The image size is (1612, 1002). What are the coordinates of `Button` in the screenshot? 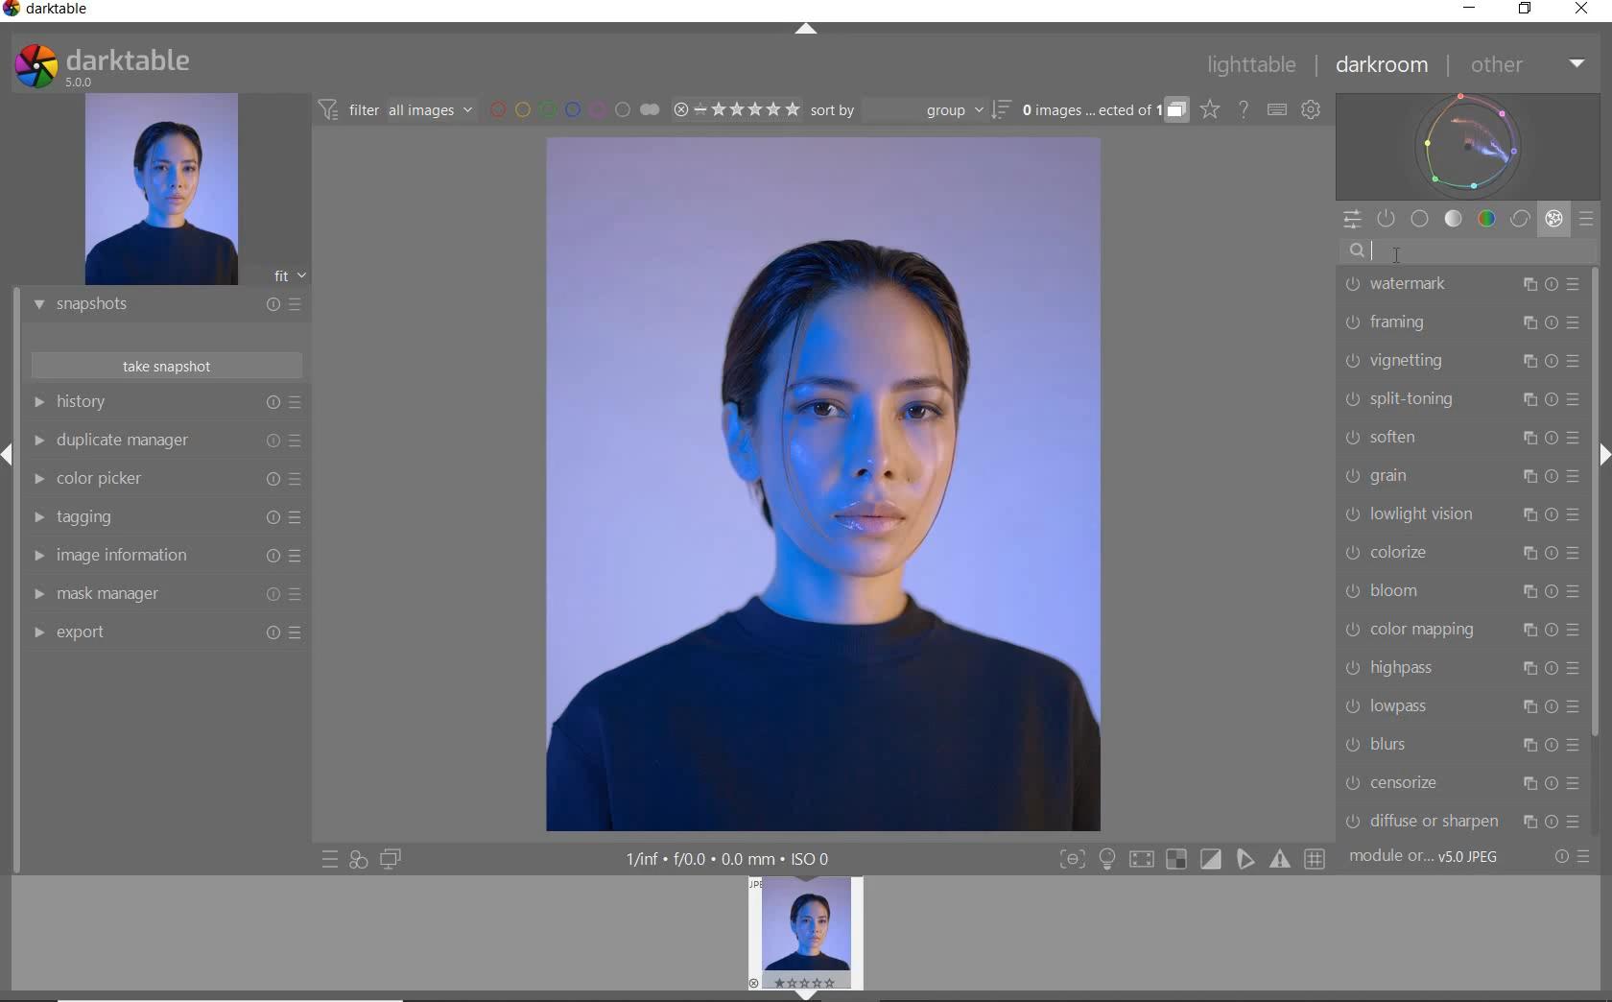 It's located at (1212, 860).